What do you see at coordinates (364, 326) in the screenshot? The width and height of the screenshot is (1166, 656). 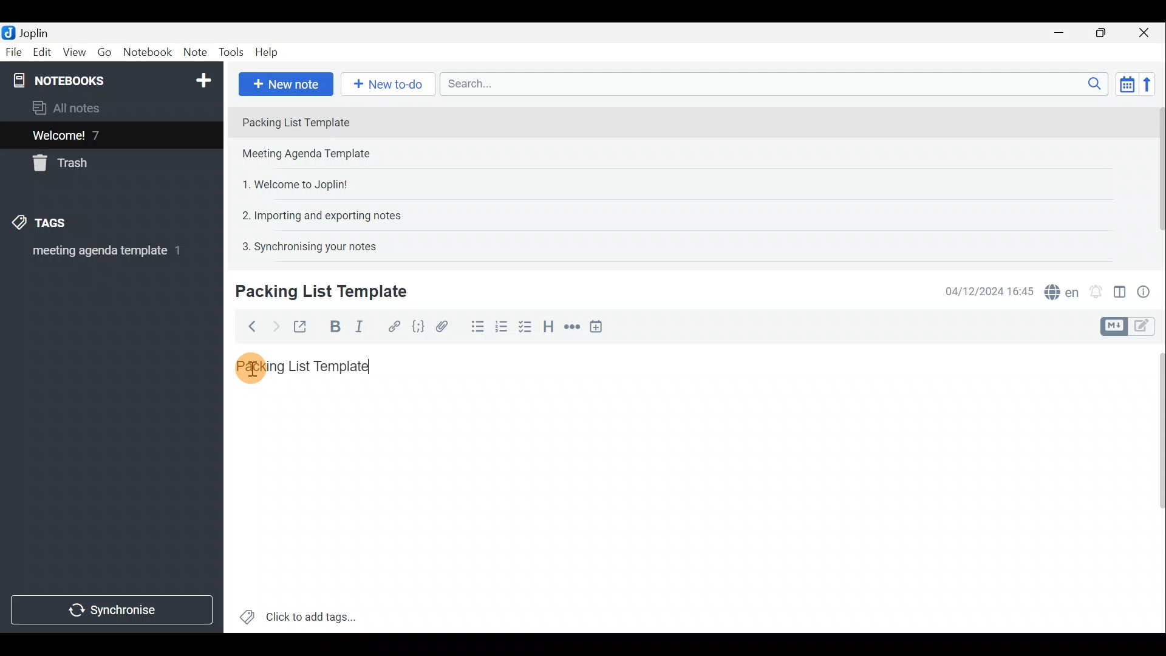 I see `Italic` at bounding box center [364, 326].